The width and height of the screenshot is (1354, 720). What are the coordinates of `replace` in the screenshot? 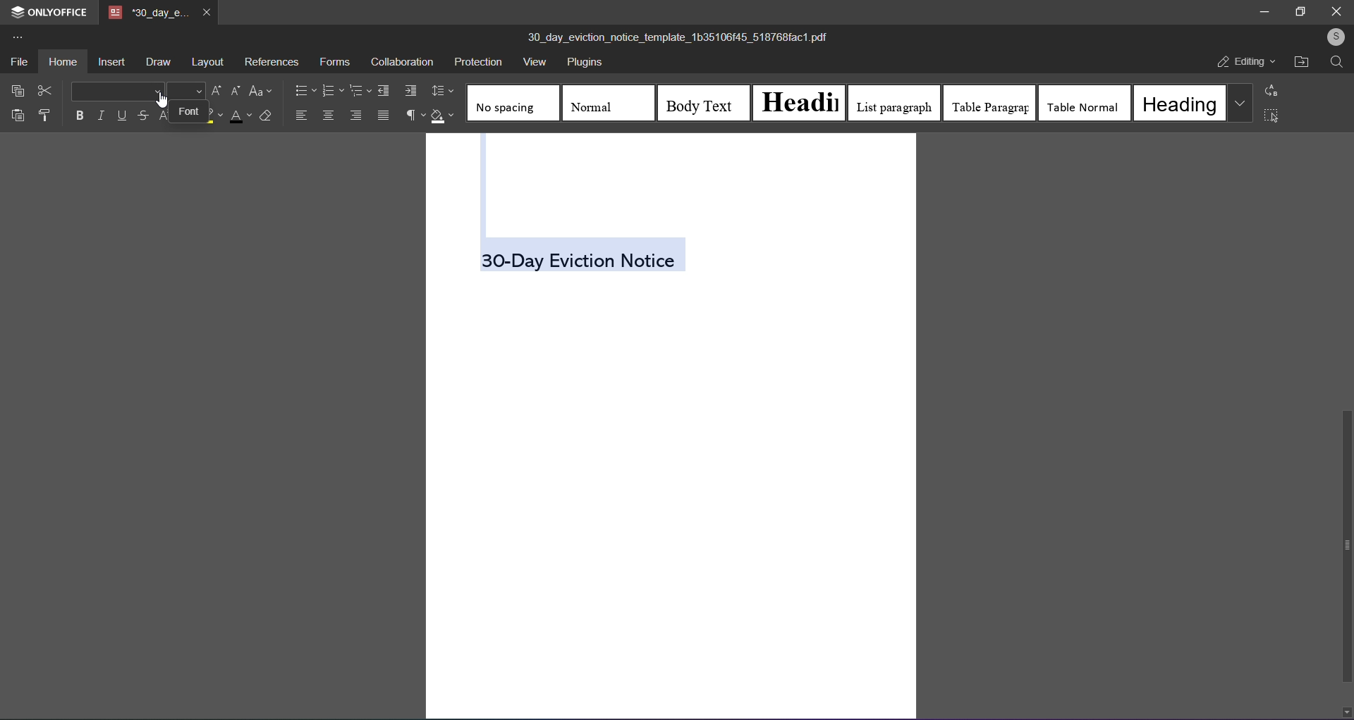 It's located at (1275, 90).